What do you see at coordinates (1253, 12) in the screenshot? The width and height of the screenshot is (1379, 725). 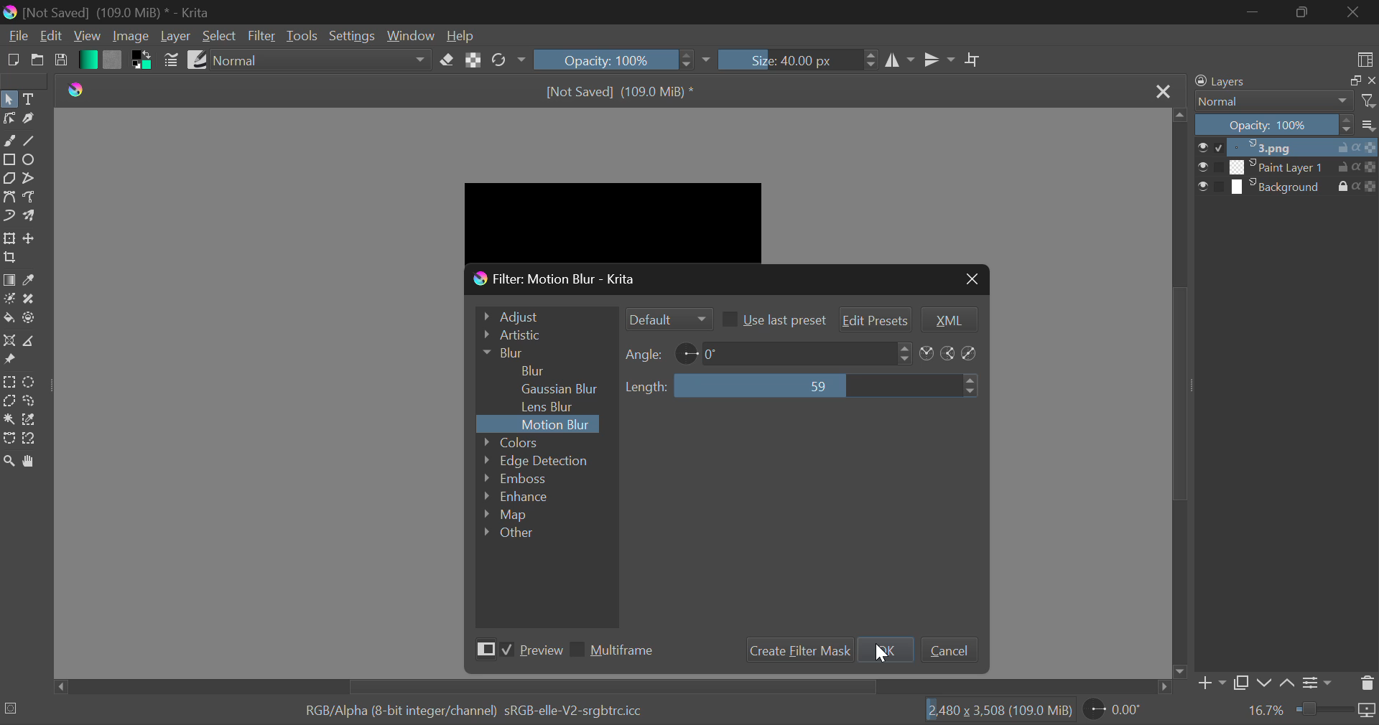 I see `Restore Down` at bounding box center [1253, 12].